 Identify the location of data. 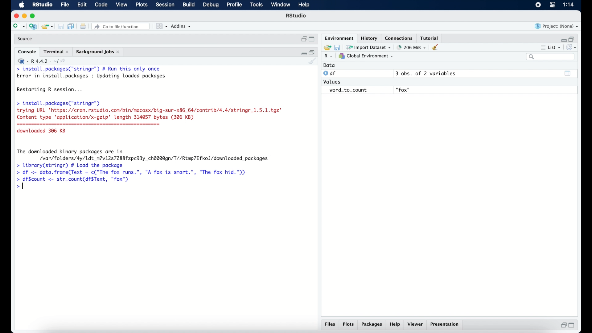
(329, 65).